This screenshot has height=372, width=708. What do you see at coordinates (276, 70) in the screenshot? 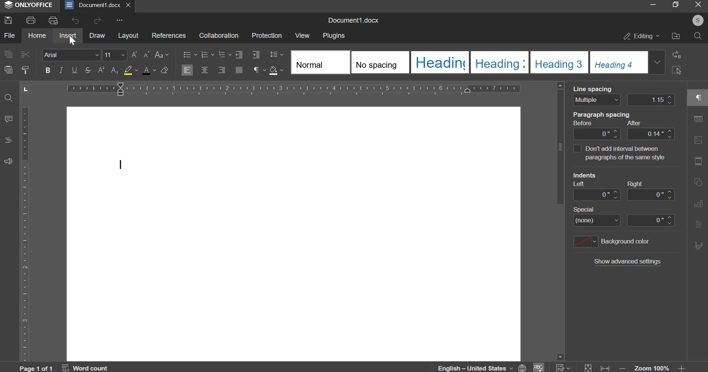
I see `shading` at bounding box center [276, 70].